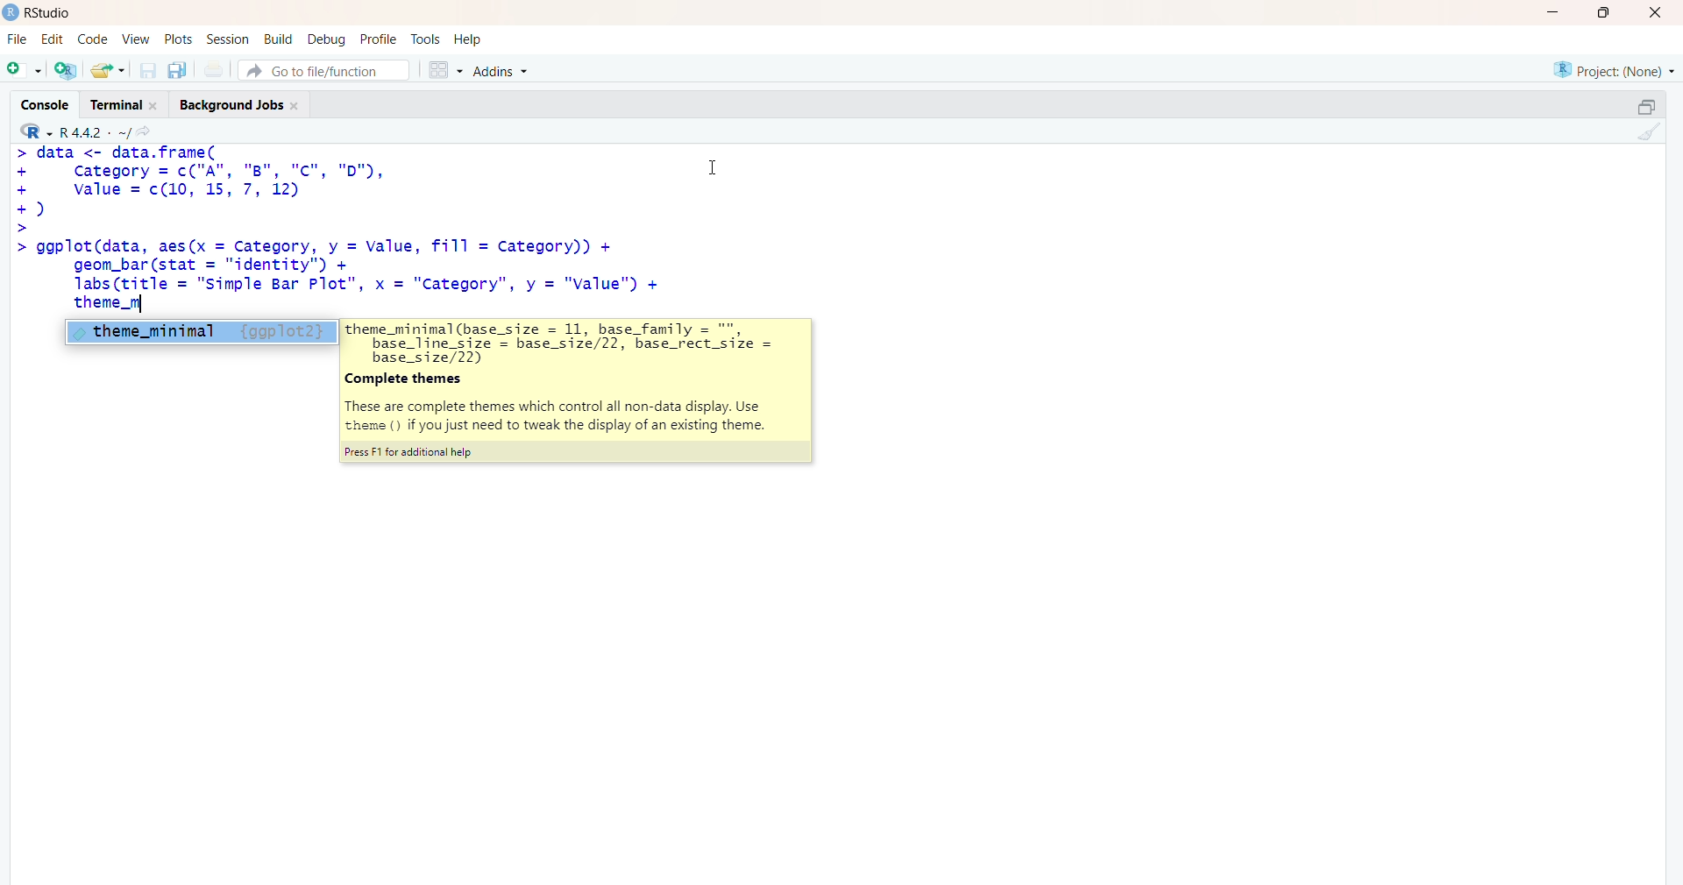 Image resolution: width=1683 pixels, height=885 pixels. I want to click on Terminal, so click(121, 103).